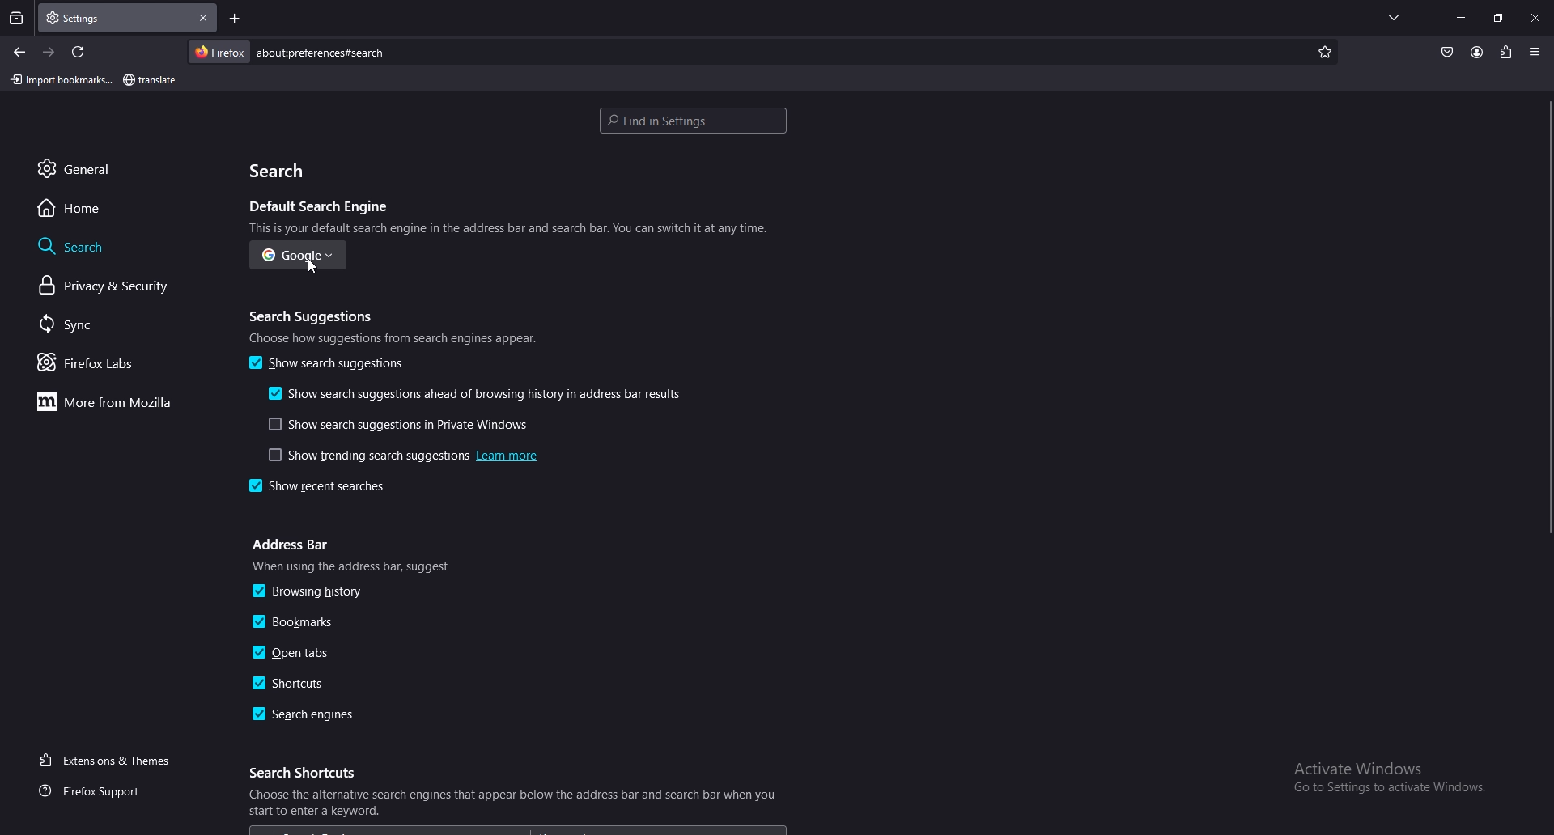 The width and height of the screenshot is (1554, 835). What do you see at coordinates (1461, 17) in the screenshot?
I see `minimize` at bounding box center [1461, 17].